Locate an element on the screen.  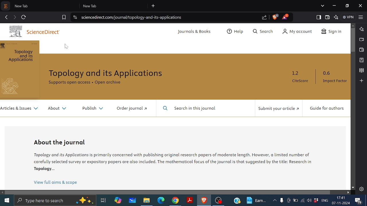
Journals & Books is located at coordinates (195, 32).